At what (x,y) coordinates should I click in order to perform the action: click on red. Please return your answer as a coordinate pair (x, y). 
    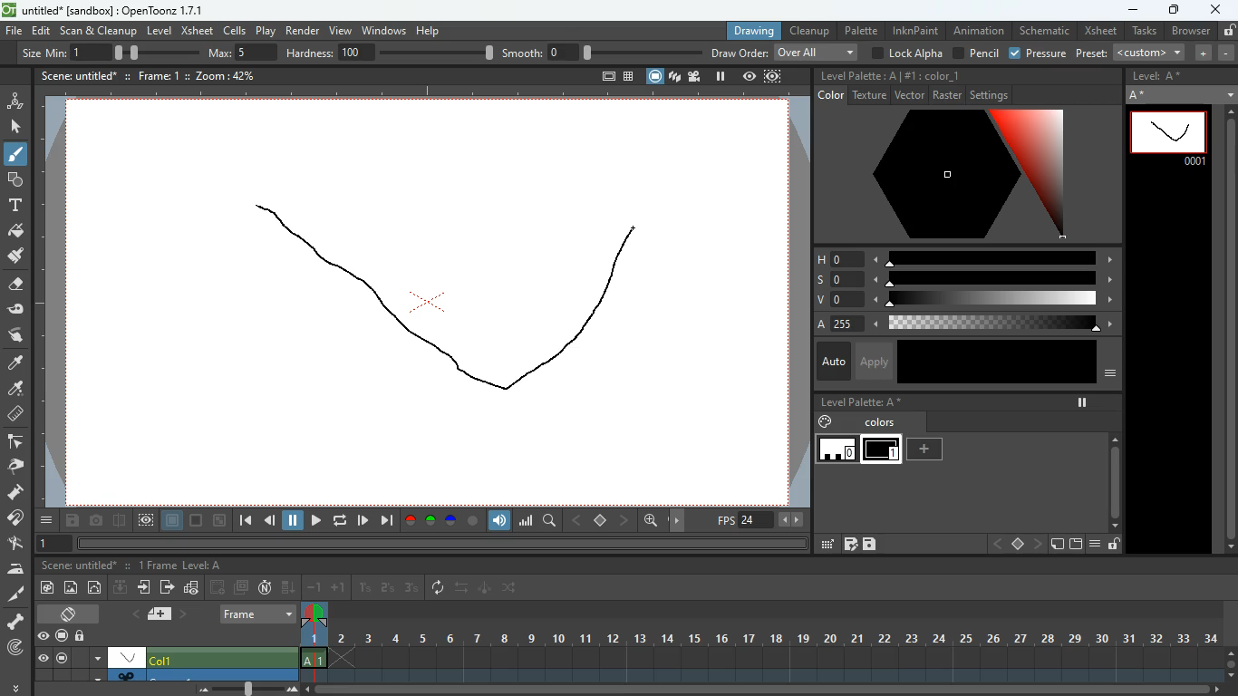
    Looking at the image, I should click on (410, 521).